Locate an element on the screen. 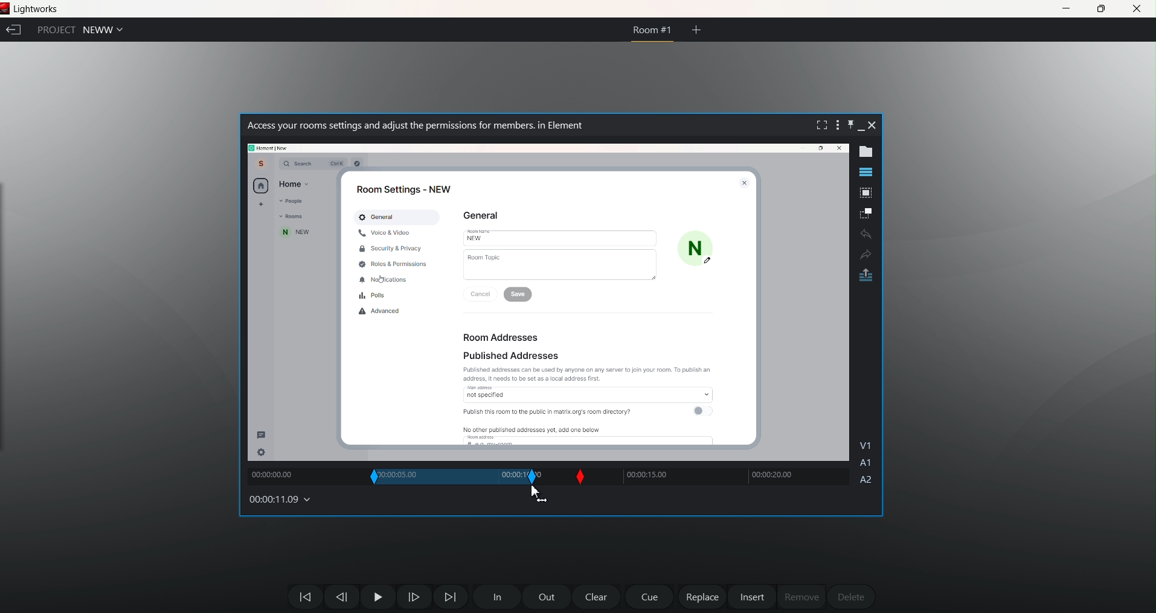  cursor is located at coordinates (539, 494).